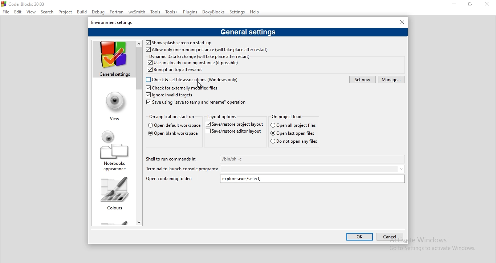  Describe the element at coordinates (296, 133) in the screenshot. I see `Open last open files` at that location.